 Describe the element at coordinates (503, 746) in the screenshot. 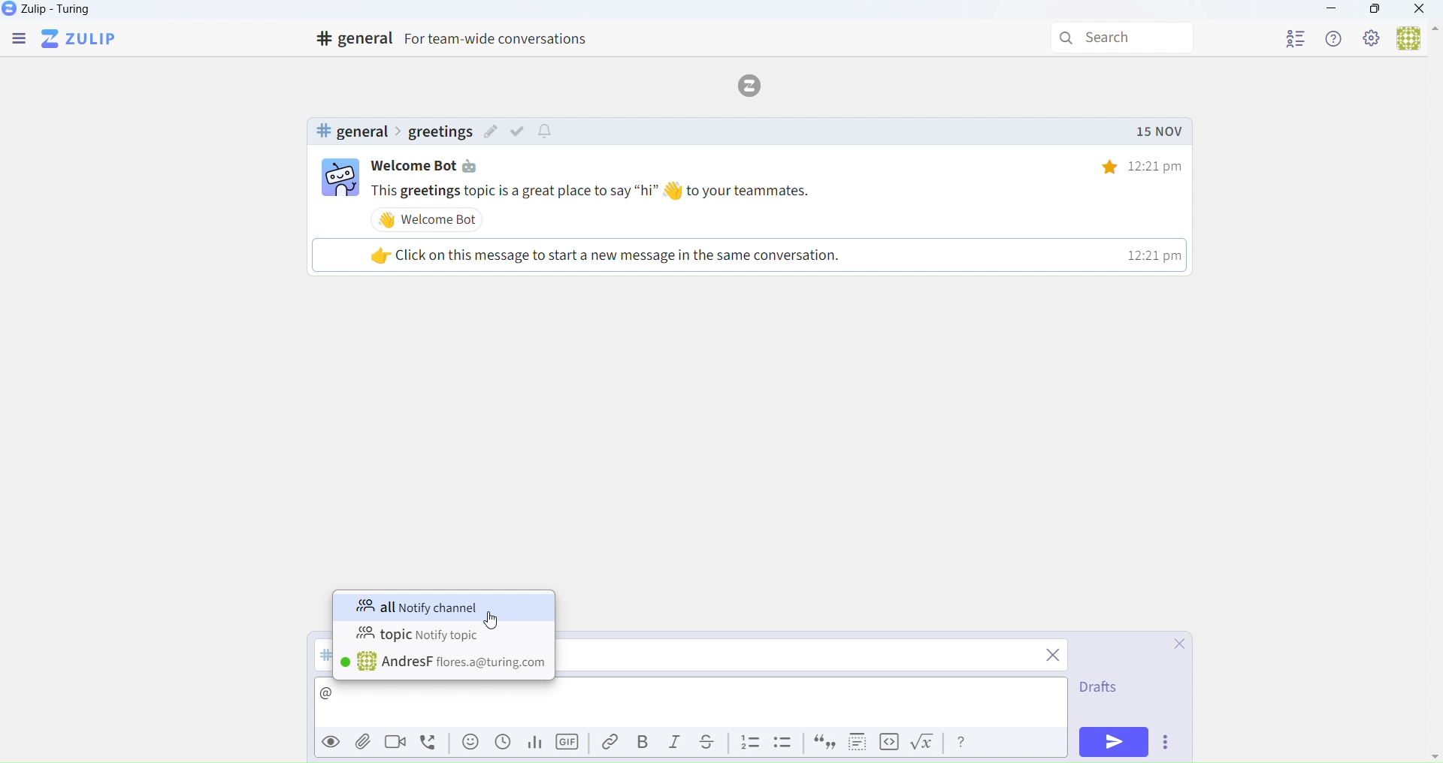

I see `schedule` at that location.